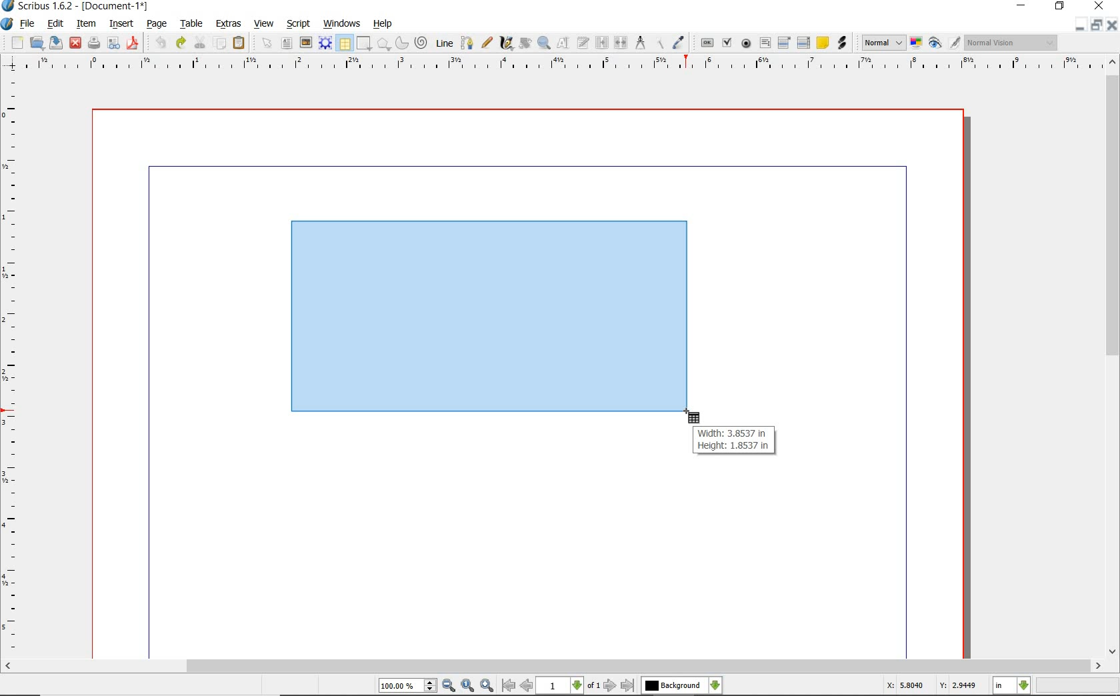 The width and height of the screenshot is (1120, 696). Describe the element at coordinates (1012, 685) in the screenshot. I see `select measurement` at that location.